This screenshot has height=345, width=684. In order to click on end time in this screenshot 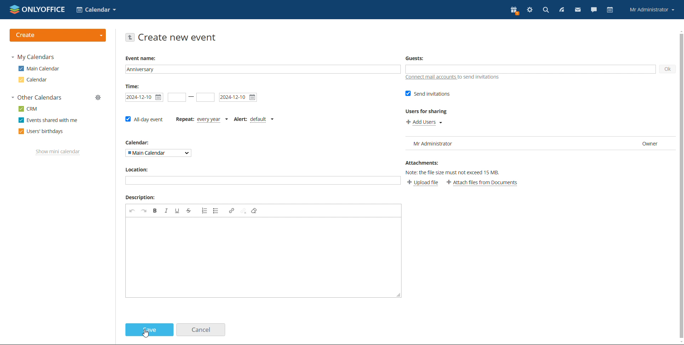, I will do `click(205, 97)`.